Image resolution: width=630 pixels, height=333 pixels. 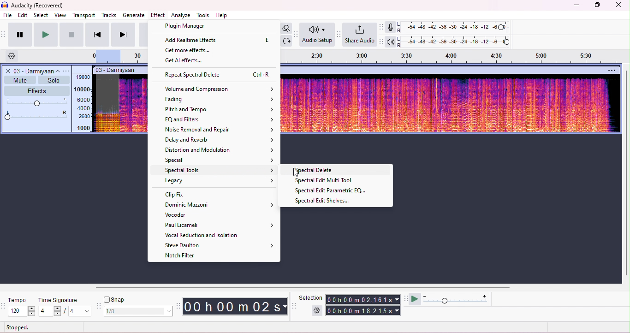 What do you see at coordinates (626, 173) in the screenshot?
I see `vertical scroll bar` at bounding box center [626, 173].